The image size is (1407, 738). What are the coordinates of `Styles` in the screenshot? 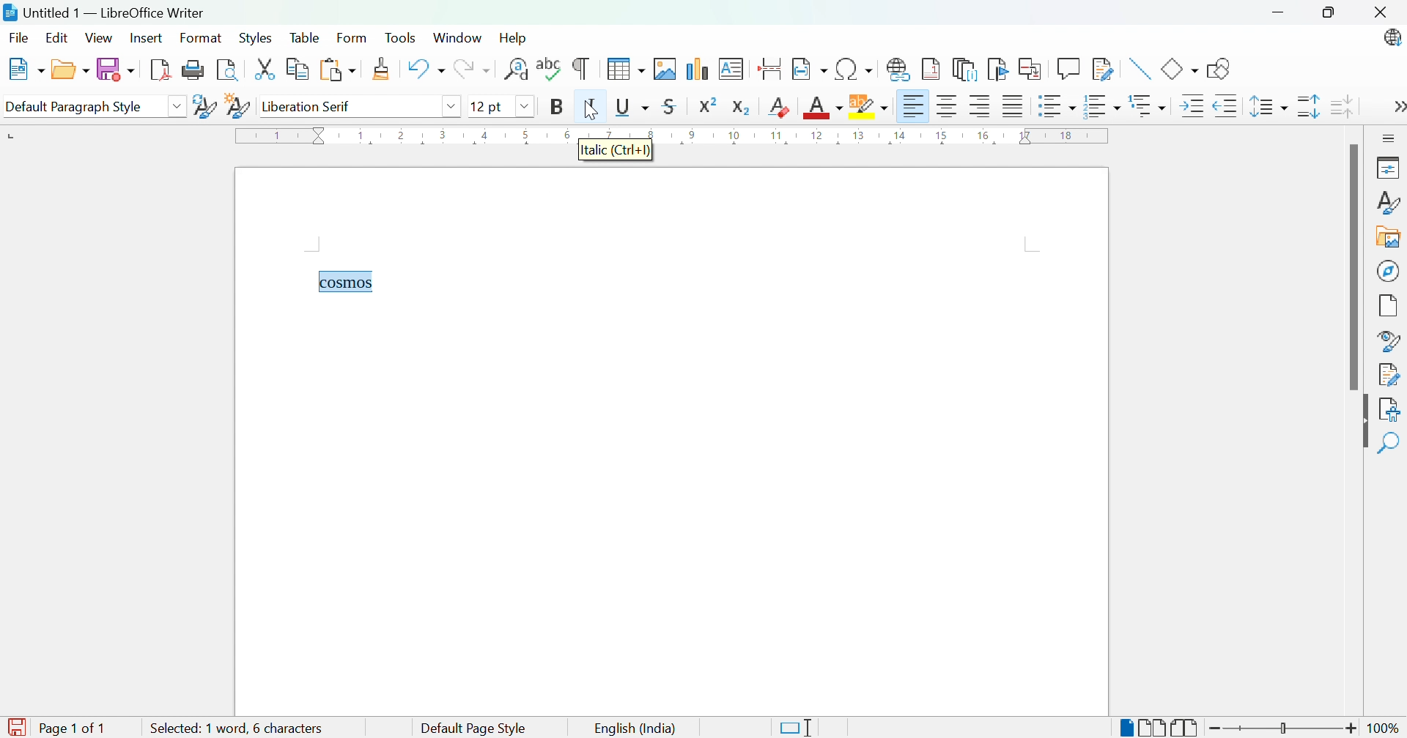 It's located at (1388, 204).